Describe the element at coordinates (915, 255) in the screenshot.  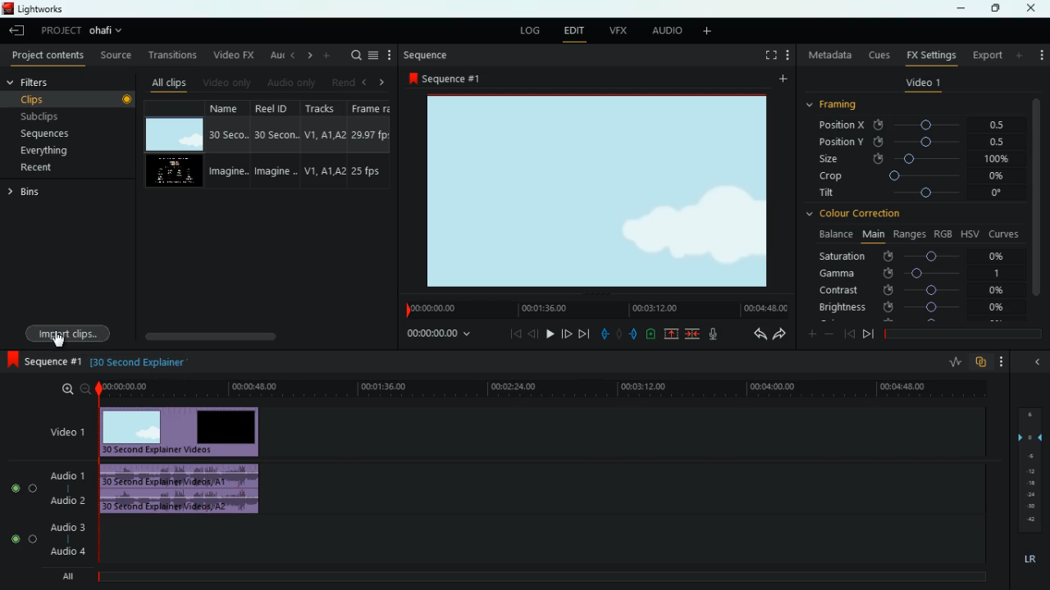
I see `saturation` at that location.